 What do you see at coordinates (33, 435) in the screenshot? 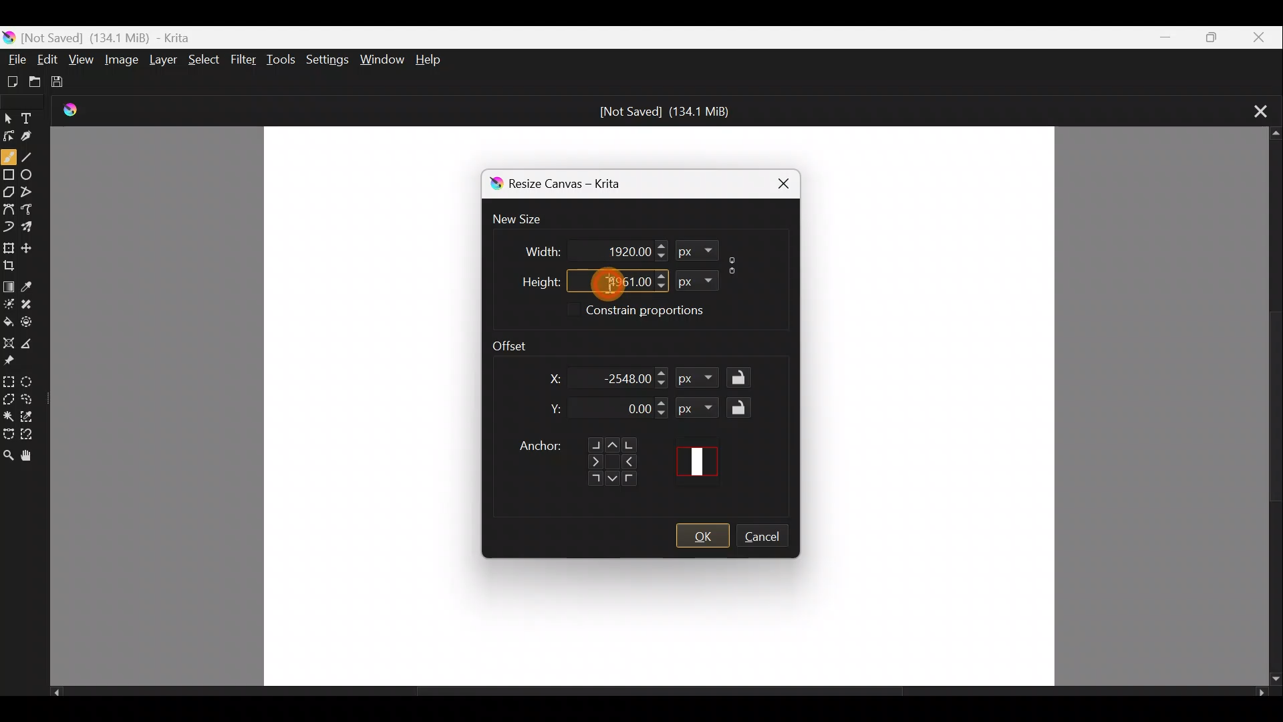
I see `Magnetic curve selection tool` at bounding box center [33, 435].